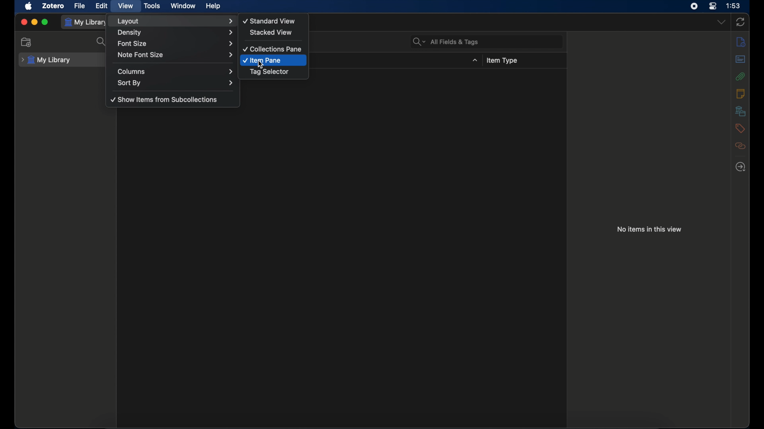 The width and height of the screenshot is (764, 429). I want to click on control center, so click(713, 6).